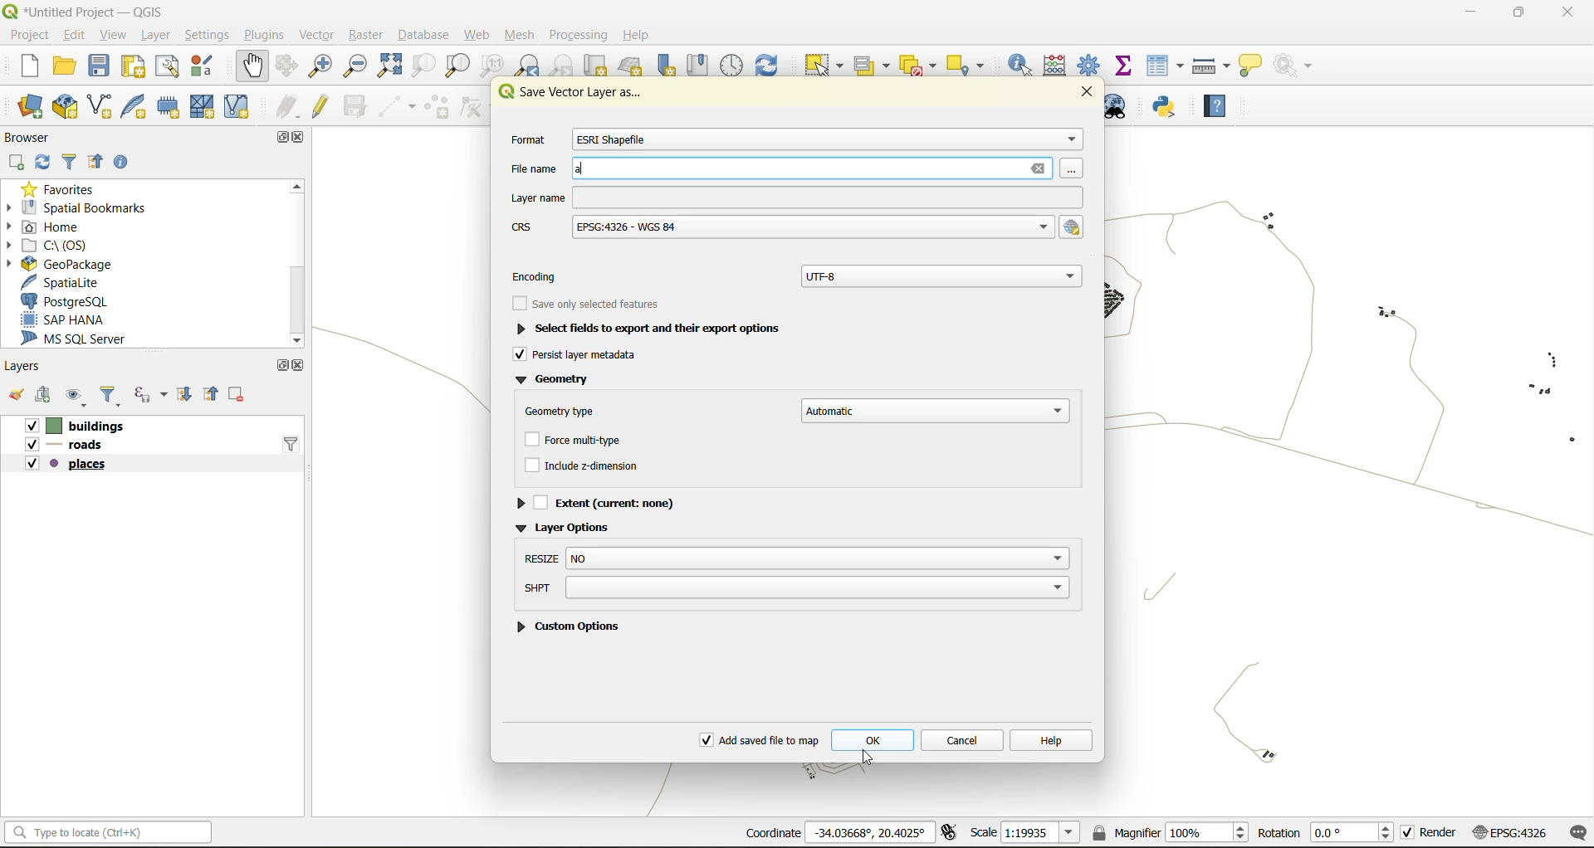 The height and width of the screenshot is (848, 1594). Describe the element at coordinates (615, 139) in the screenshot. I see `format changed` at that location.